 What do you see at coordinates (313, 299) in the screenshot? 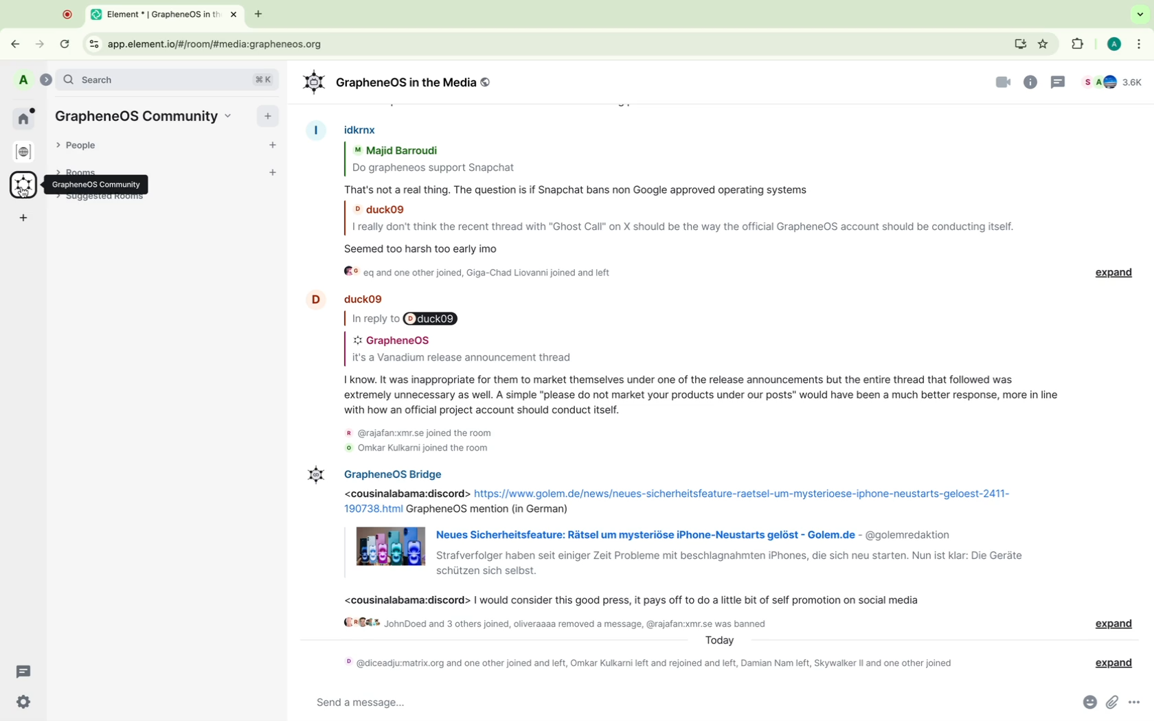
I see `profile picture` at bounding box center [313, 299].